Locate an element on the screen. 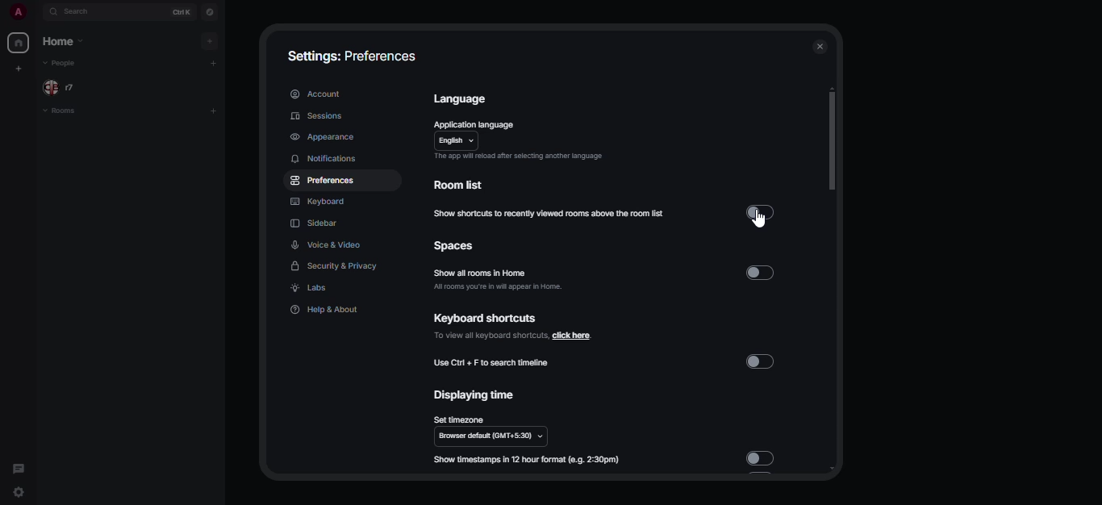 Image resolution: width=1102 pixels, height=505 pixels. show timestamp is located at coordinates (527, 460).